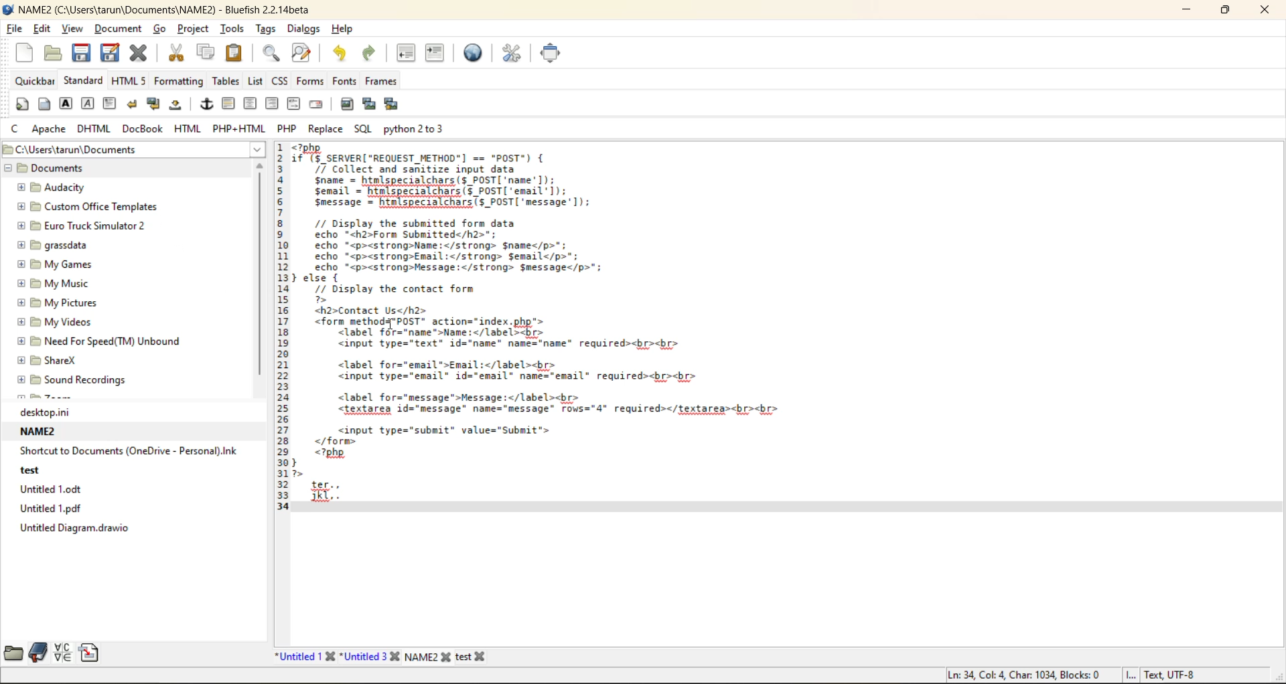 The height and width of the screenshot is (684, 1286). Describe the element at coordinates (44, 30) in the screenshot. I see `edit` at that location.